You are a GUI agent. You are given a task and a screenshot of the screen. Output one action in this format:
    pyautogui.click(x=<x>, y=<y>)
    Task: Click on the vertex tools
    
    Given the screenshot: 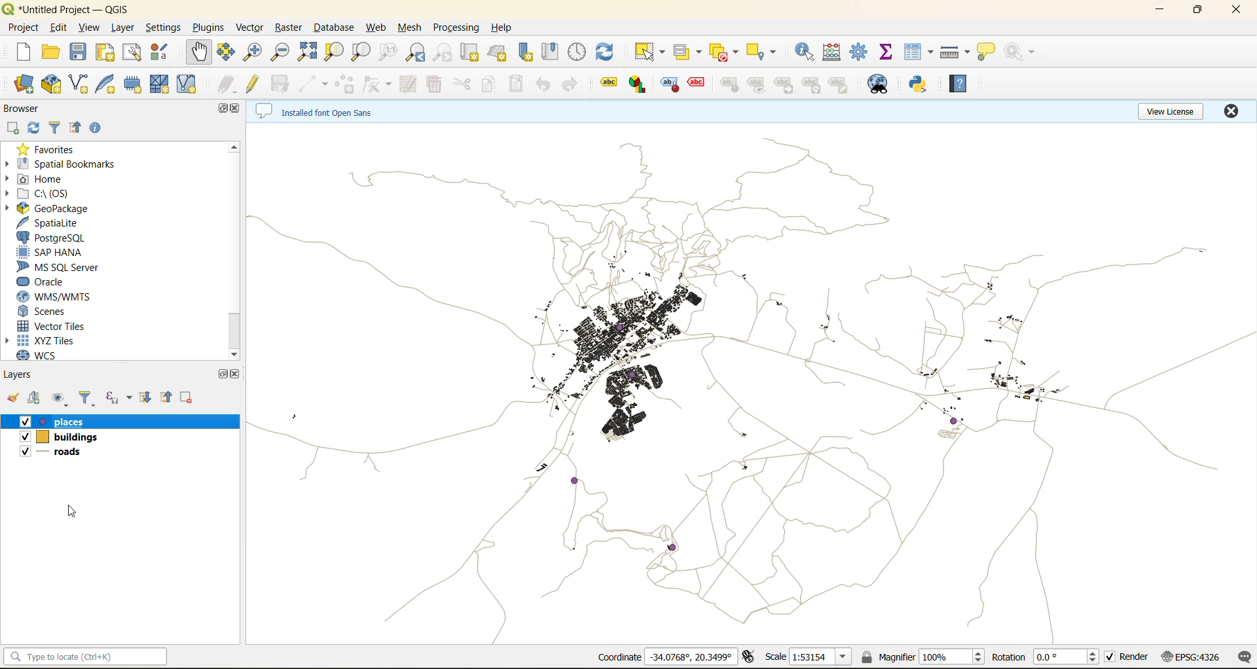 What is the action you would take?
    pyautogui.click(x=376, y=85)
    